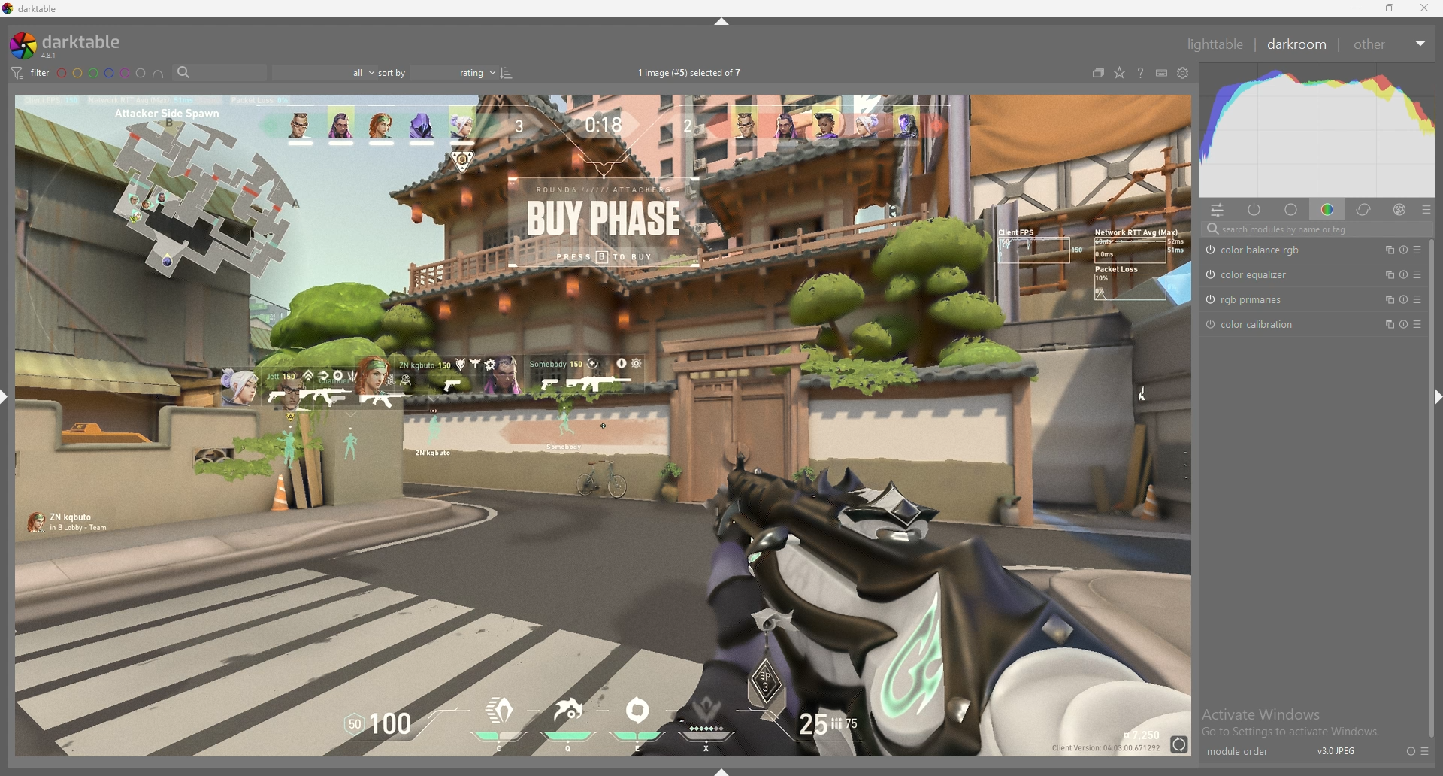 The width and height of the screenshot is (1443, 776). I want to click on reset, so click(1402, 250).